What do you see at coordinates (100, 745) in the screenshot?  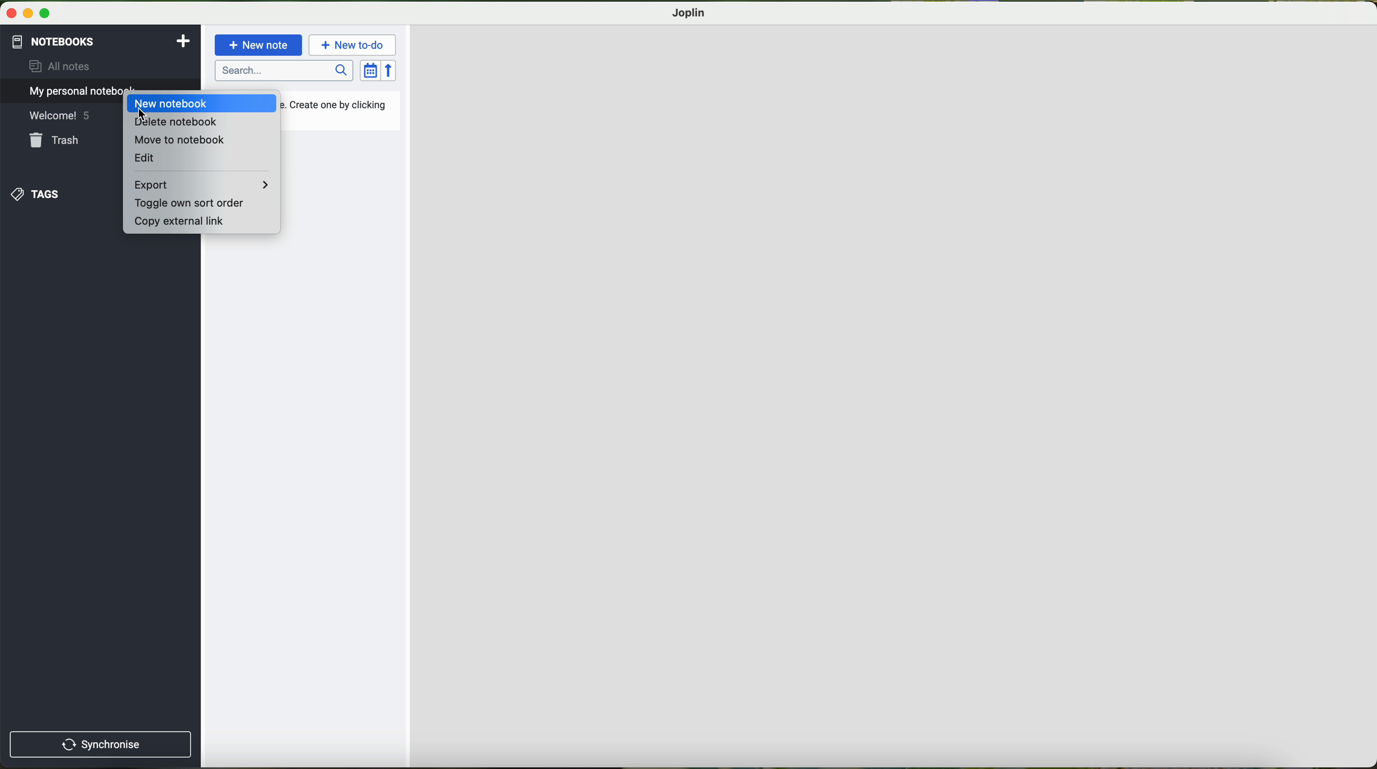 I see `synchronise button` at bounding box center [100, 745].